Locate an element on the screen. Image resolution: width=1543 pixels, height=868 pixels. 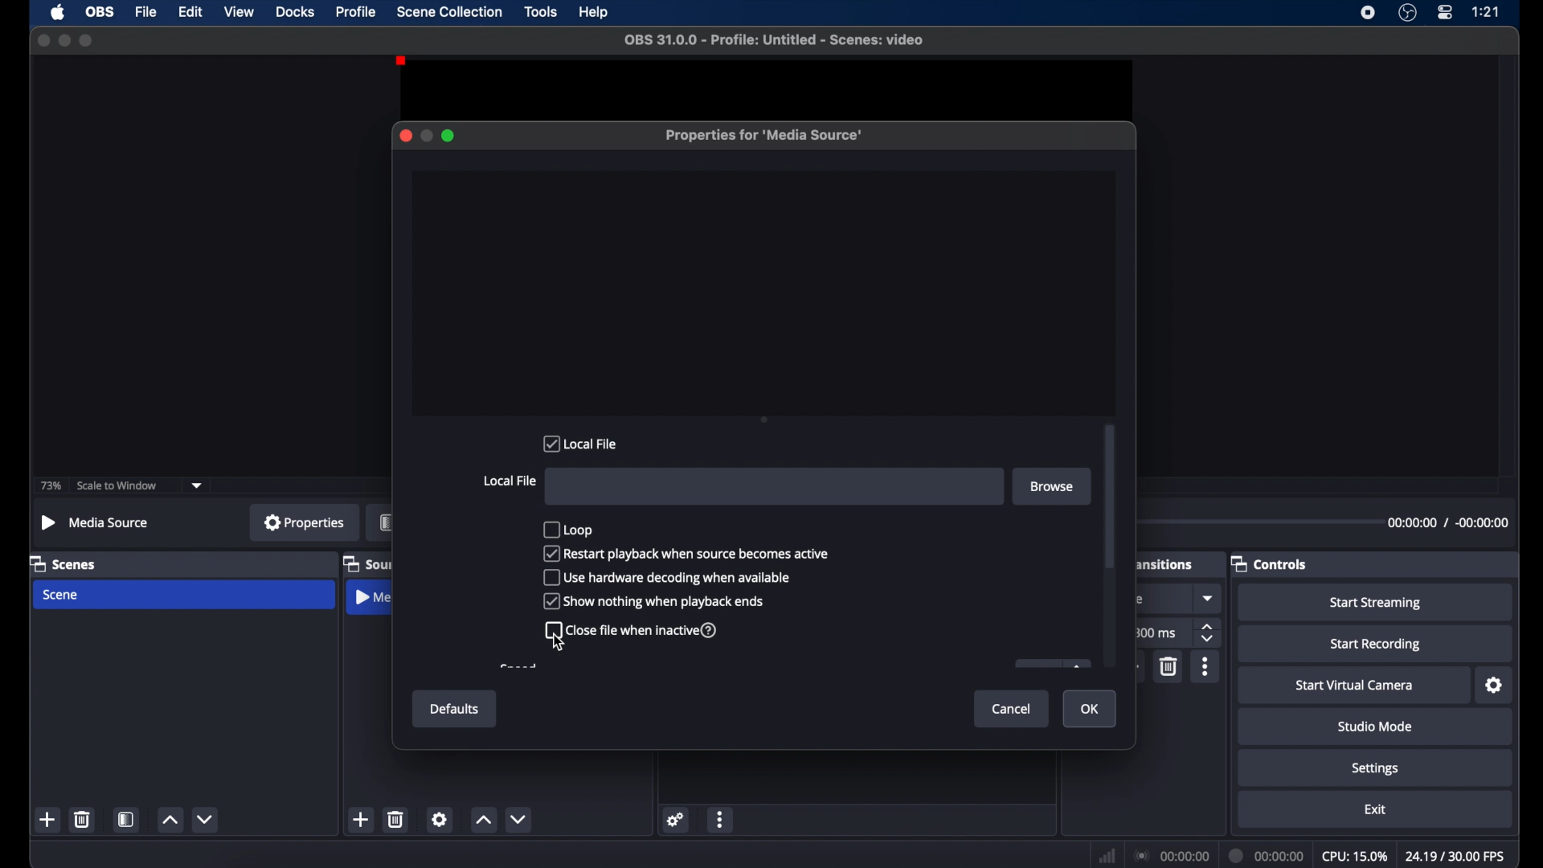
show nothing when playback options is located at coordinates (655, 601).